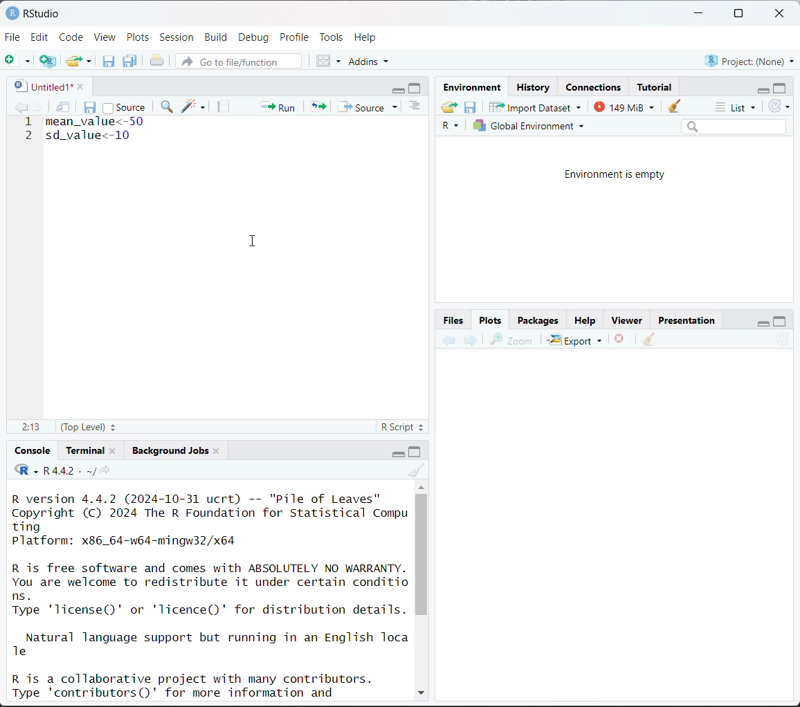  What do you see at coordinates (576, 340) in the screenshot?
I see `Export` at bounding box center [576, 340].